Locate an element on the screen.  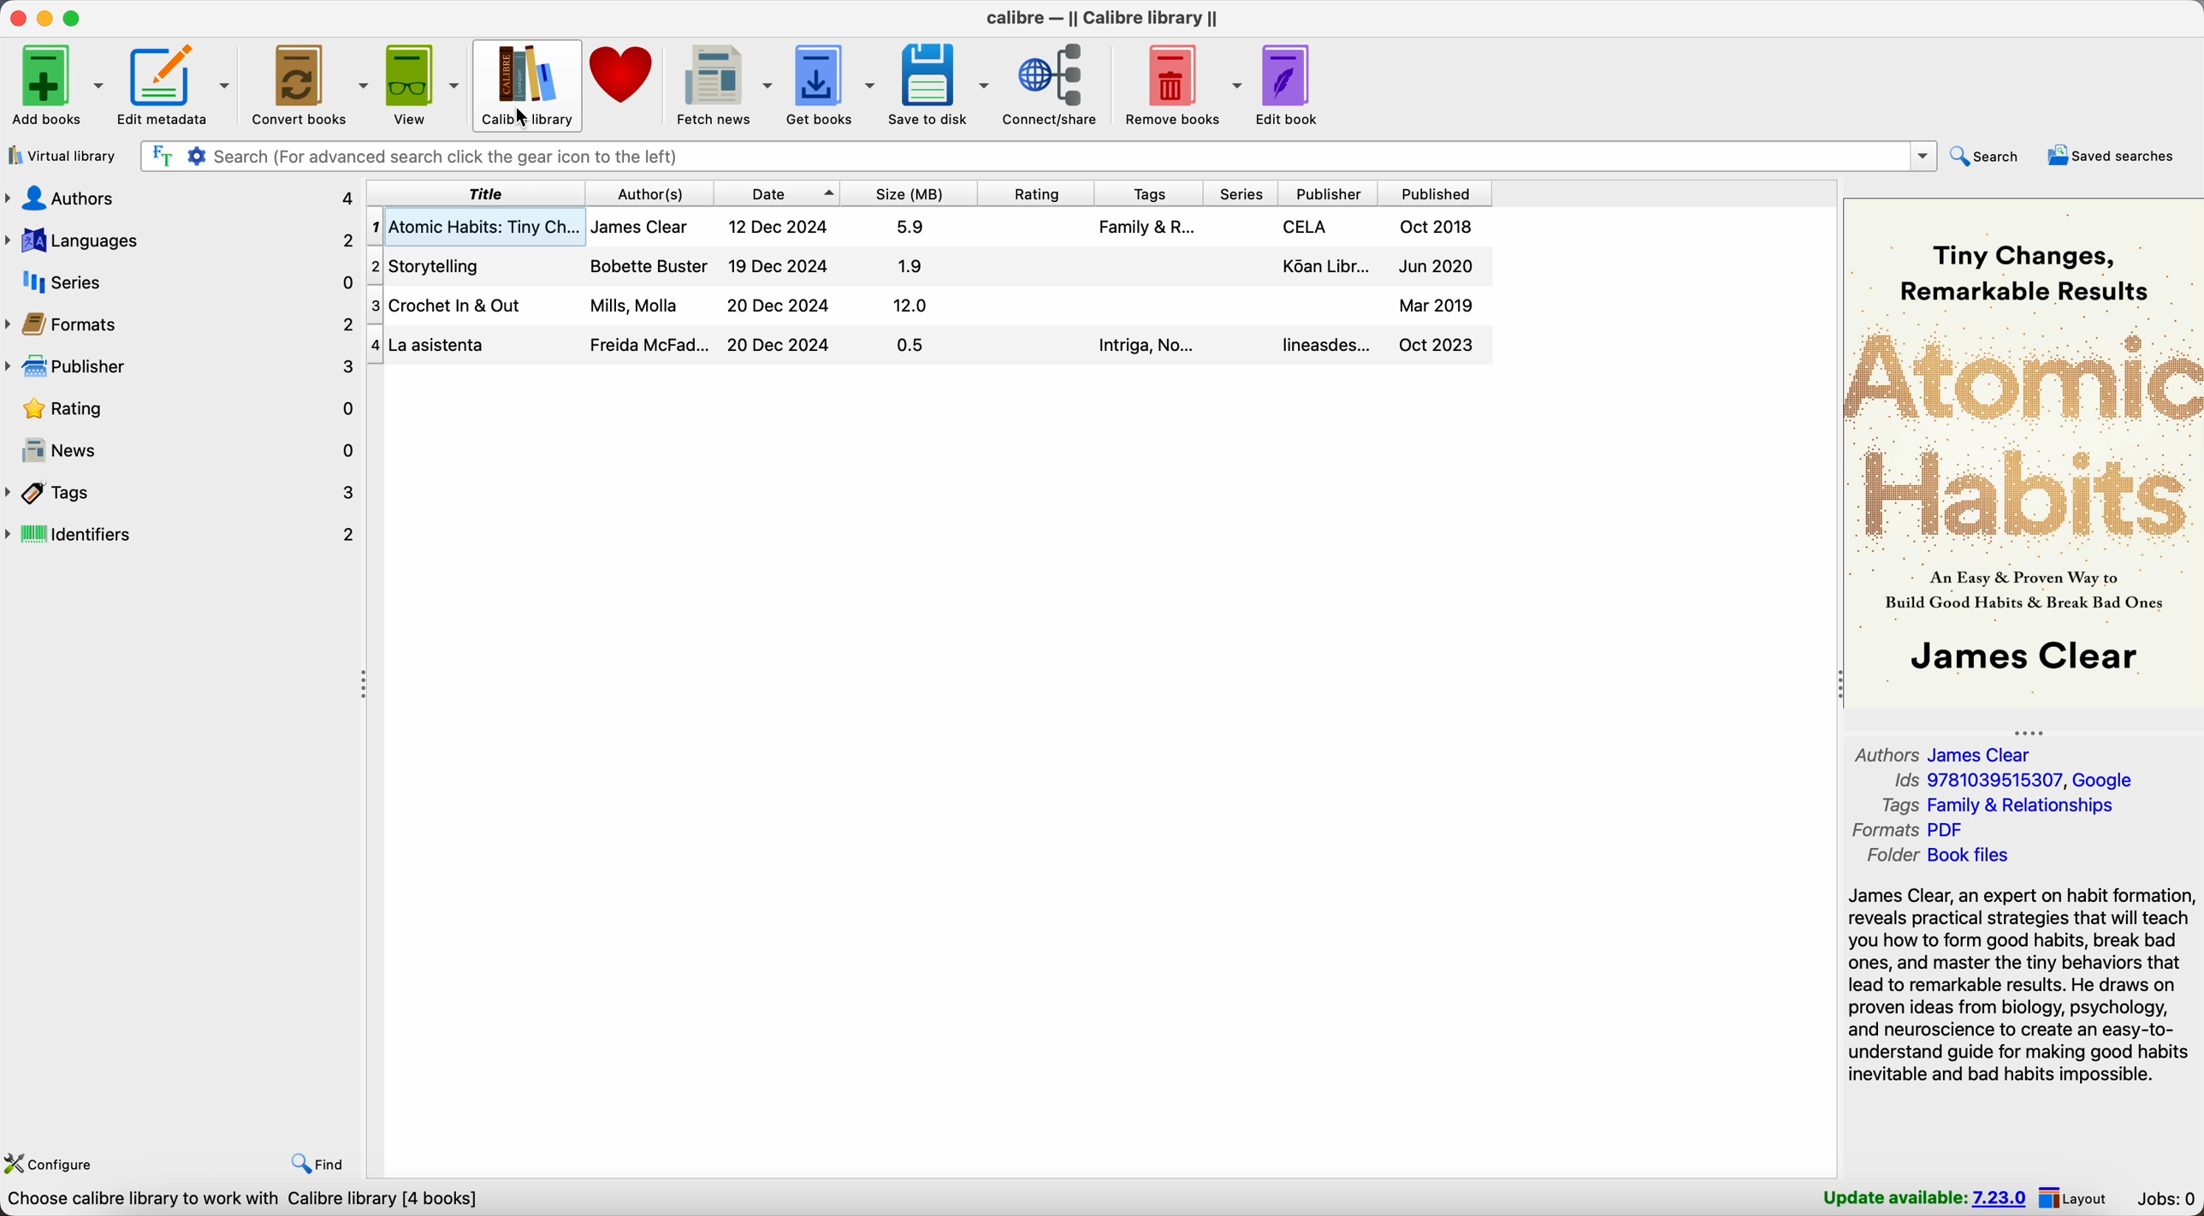
jobs: 0 is located at coordinates (2162, 1196).